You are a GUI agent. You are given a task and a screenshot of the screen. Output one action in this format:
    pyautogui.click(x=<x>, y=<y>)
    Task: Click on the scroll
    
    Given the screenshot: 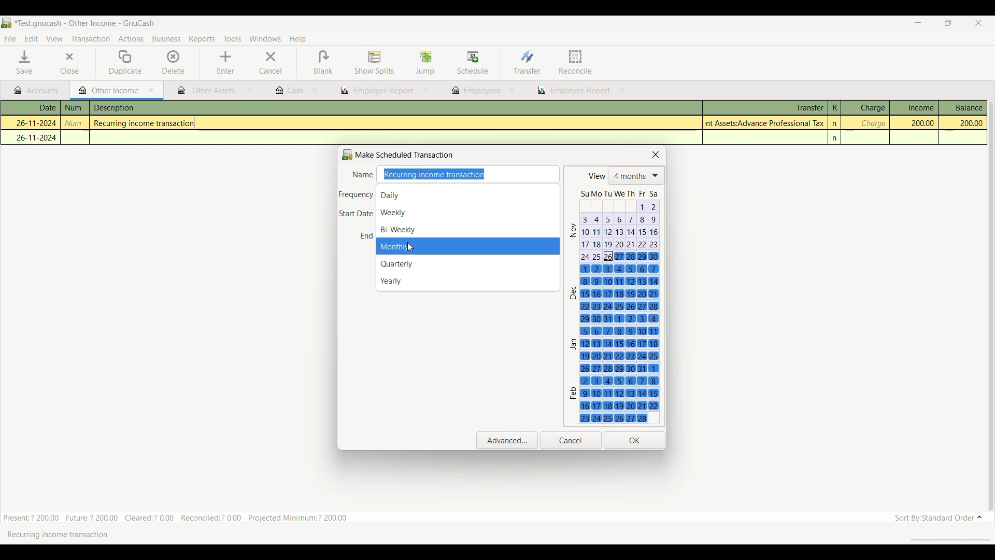 What is the action you would take?
    pyautogui.click(x=945, y=540)
    